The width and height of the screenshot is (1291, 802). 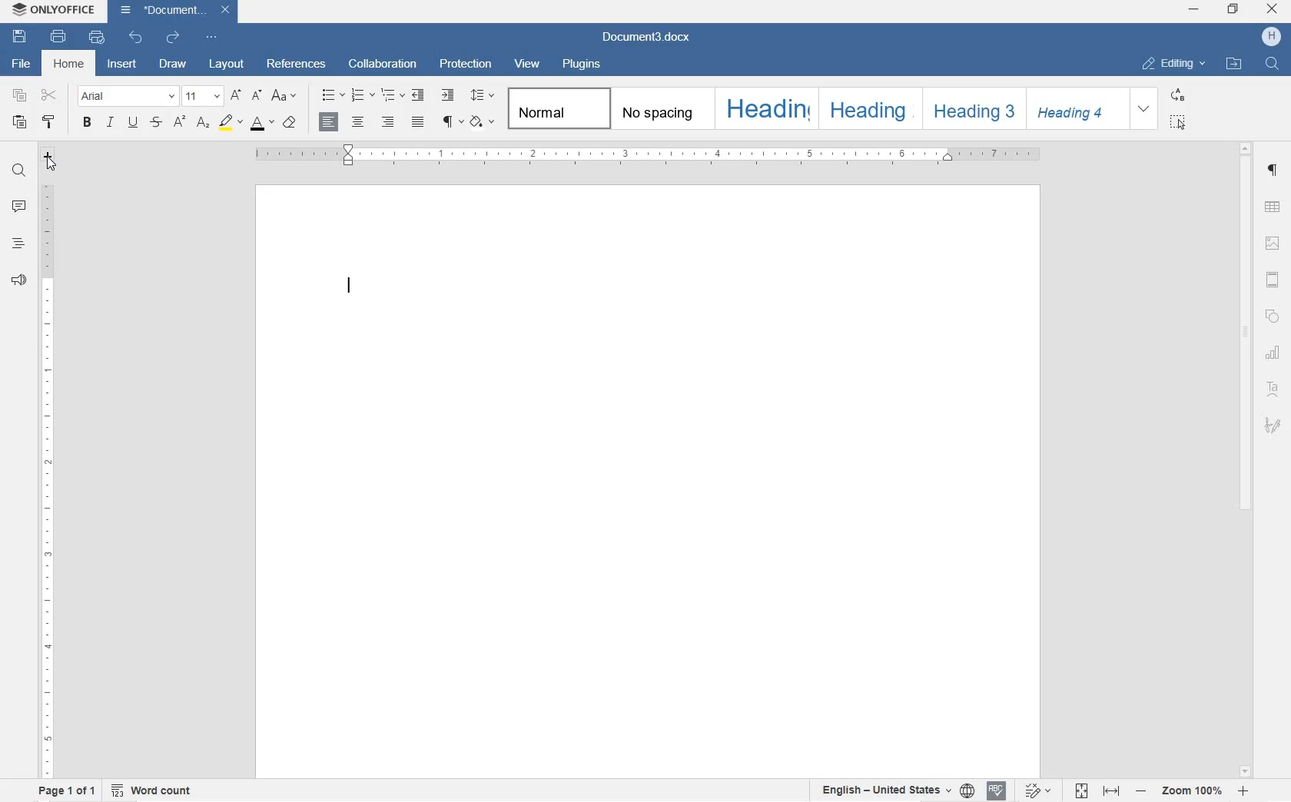 What do you see at coordinates (88, 124) in the screenshot?
I see `BOLD` at bounding box center [88, 124].